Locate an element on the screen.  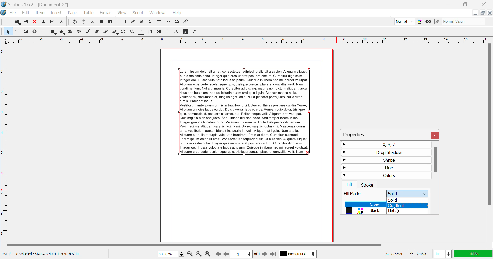
Toggle Color Management is located at coordinates (419, 21).